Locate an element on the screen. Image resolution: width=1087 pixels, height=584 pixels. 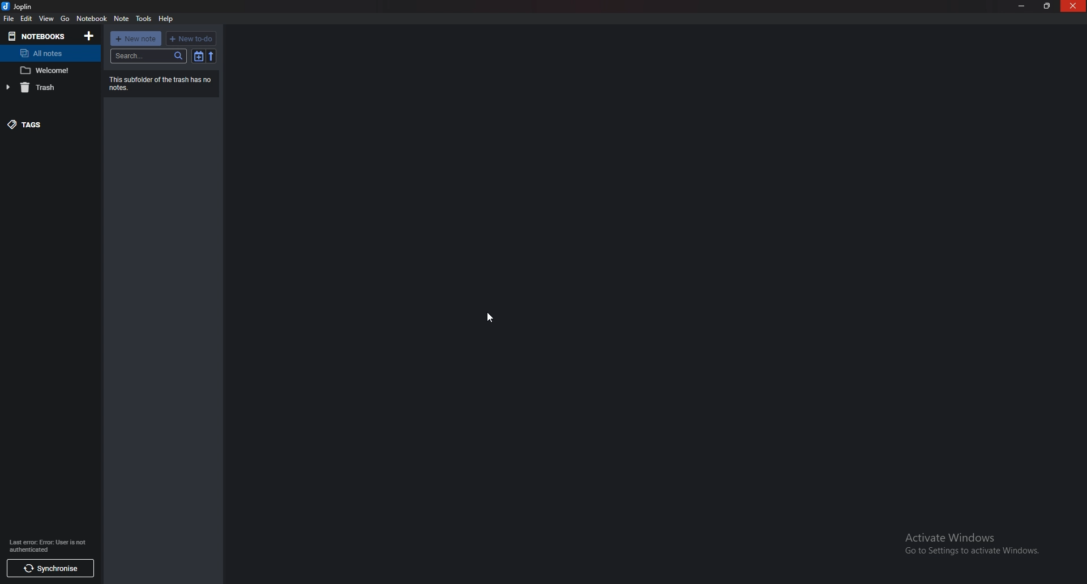
New to do is located at coordinates (191, 38).